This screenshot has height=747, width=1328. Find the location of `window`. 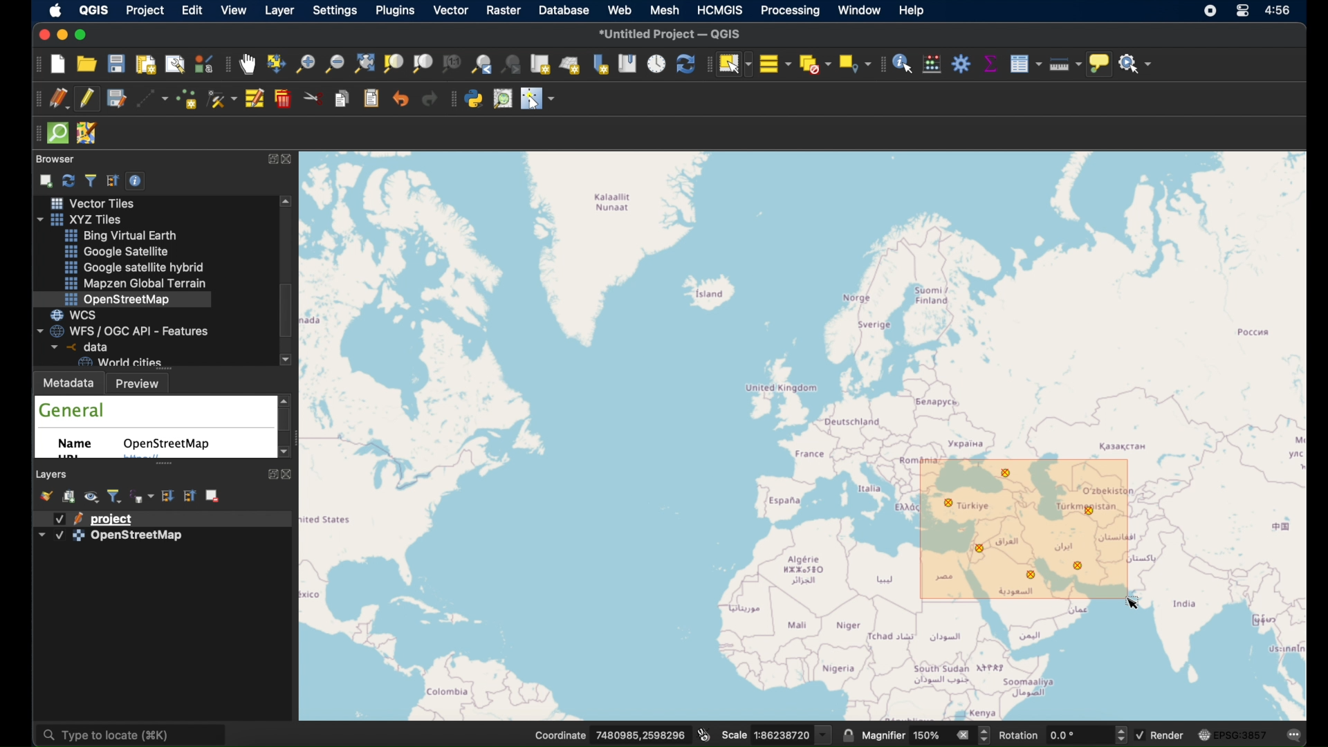

window is located at coordinates (860, 11).